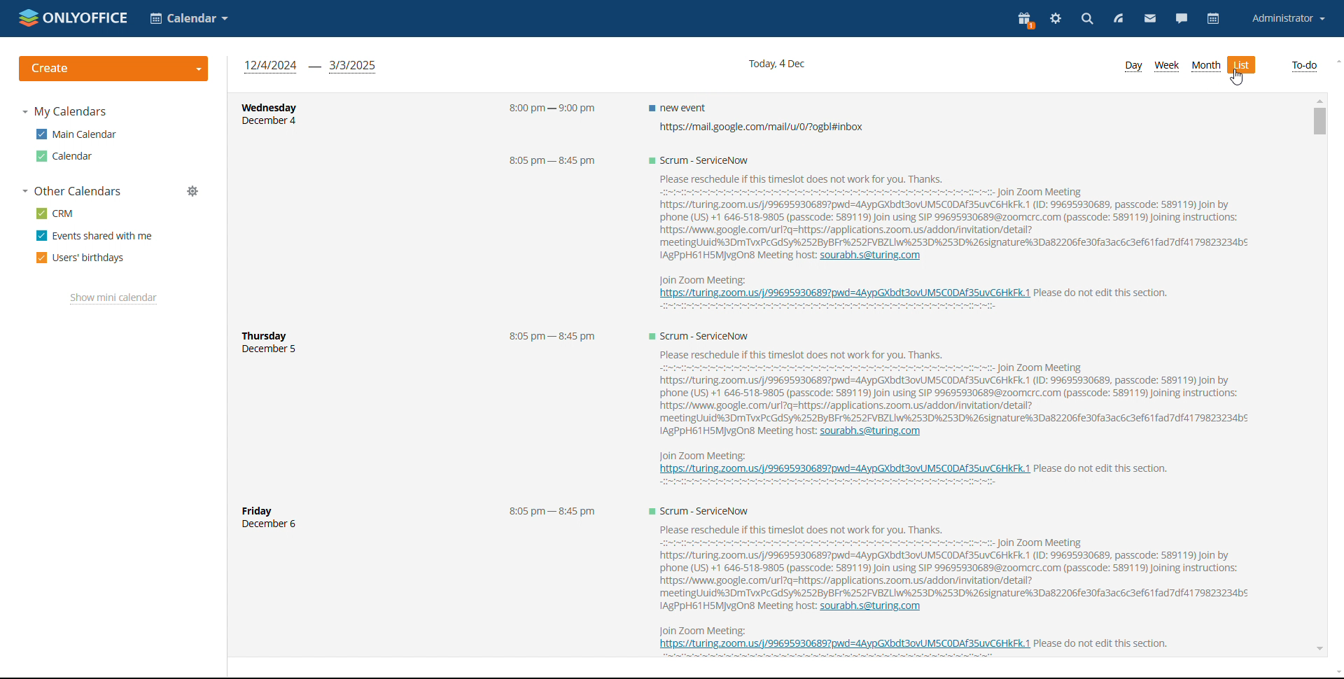 The image size is (1344, 679). I want to click on k.1 Please do not edit this section., so click(1102, 642).